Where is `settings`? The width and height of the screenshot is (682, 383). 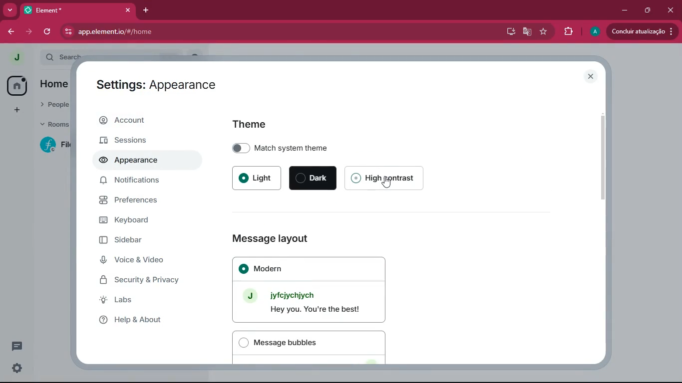 settings is located at coordinates (17, 368).